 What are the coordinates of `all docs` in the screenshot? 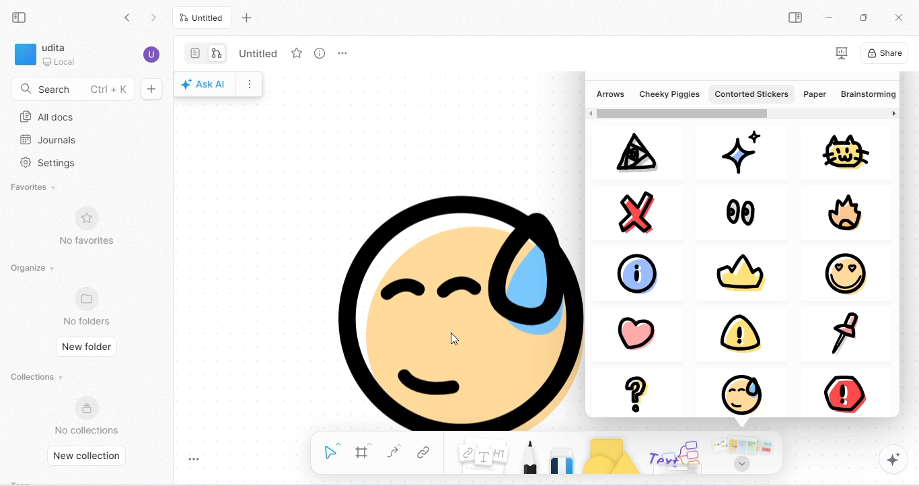 It's located at (48, 117).